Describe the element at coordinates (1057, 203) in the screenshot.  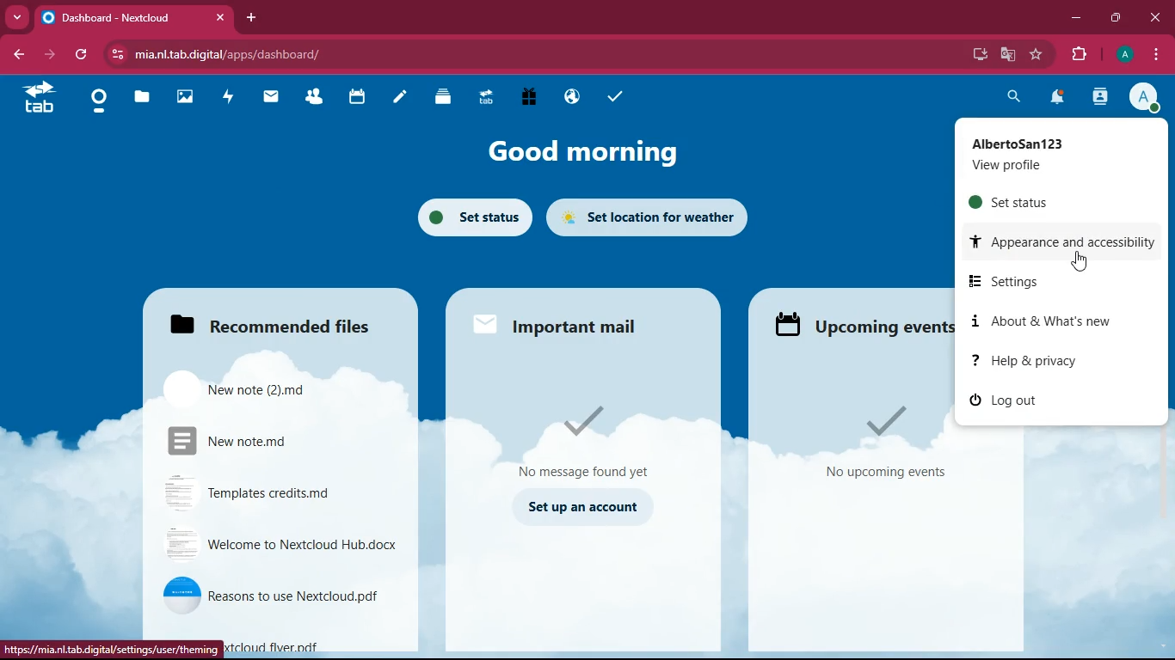
I see `set status` at that location.